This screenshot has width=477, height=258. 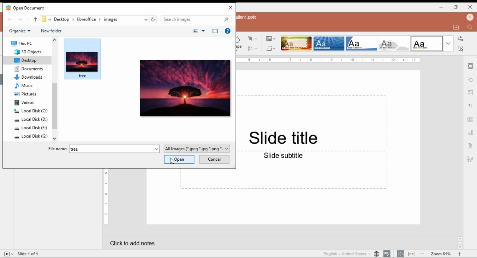 What do you see at coordinates (460, 39) in the screenshot?
I see `replace` at bounding box center [460, 39].